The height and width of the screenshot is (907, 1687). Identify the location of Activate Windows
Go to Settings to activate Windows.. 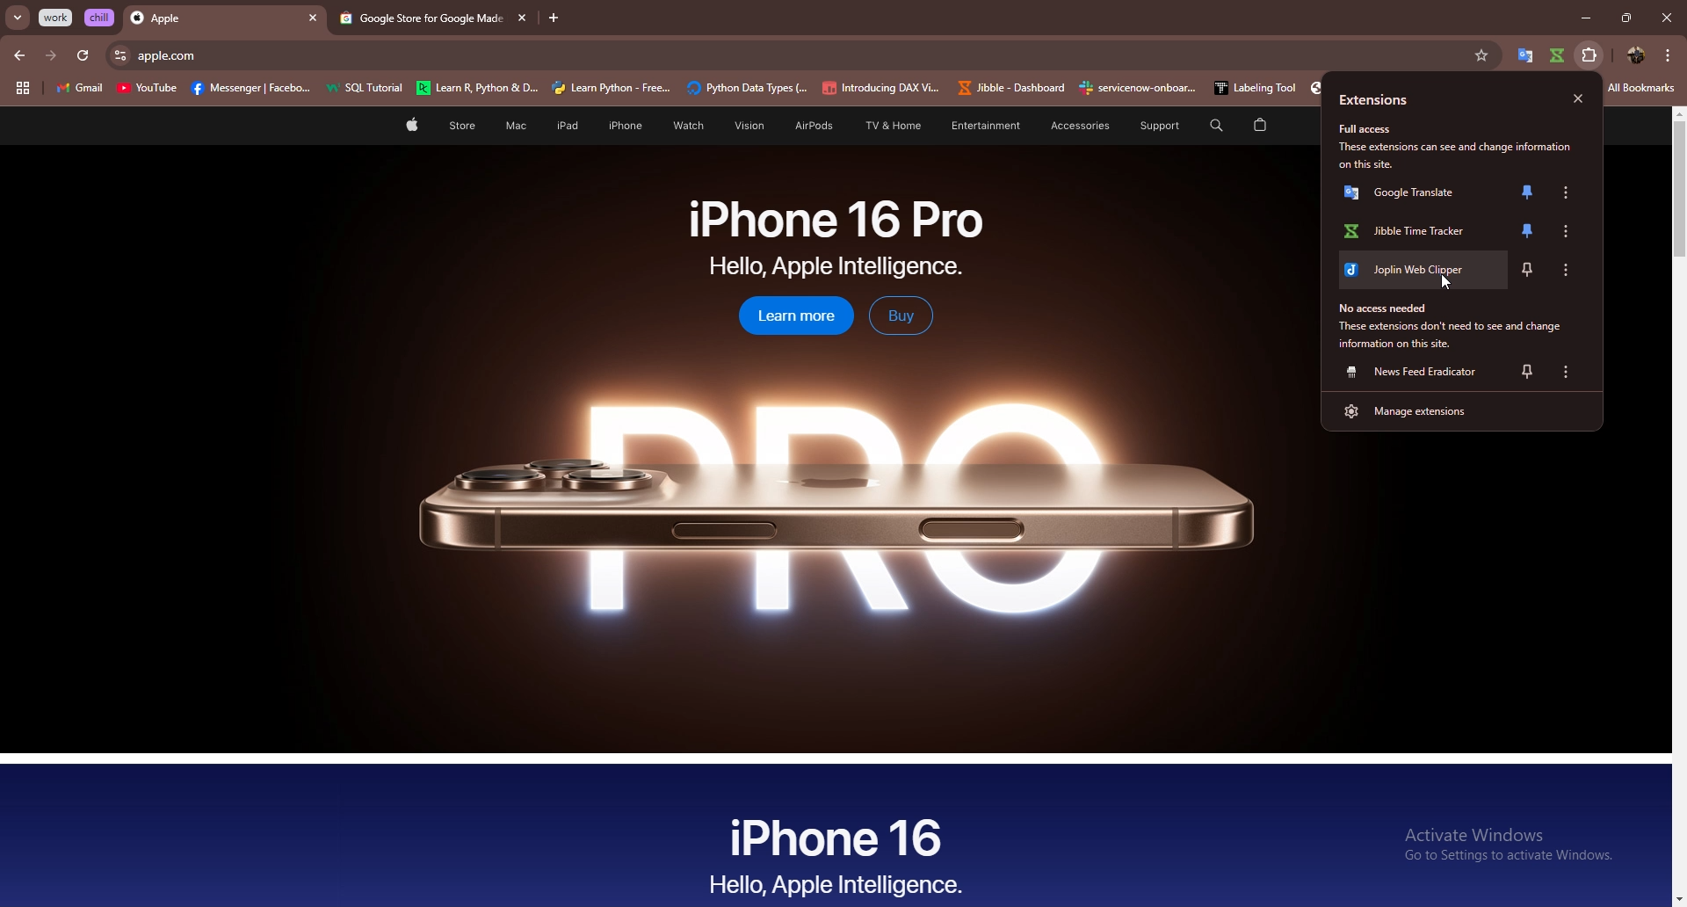
(1502, 846).